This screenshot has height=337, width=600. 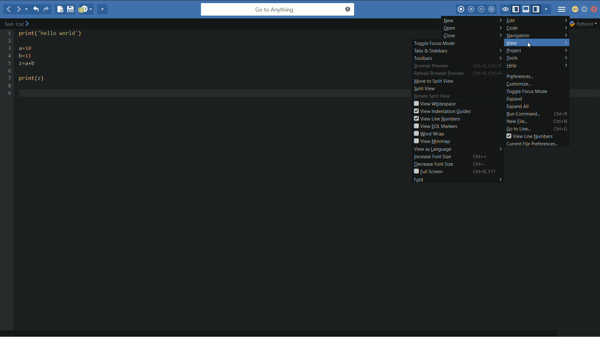 What do you see at coordinates (457, 180) in the screenshot?
I see `fold` at bounding box center [457, 180].